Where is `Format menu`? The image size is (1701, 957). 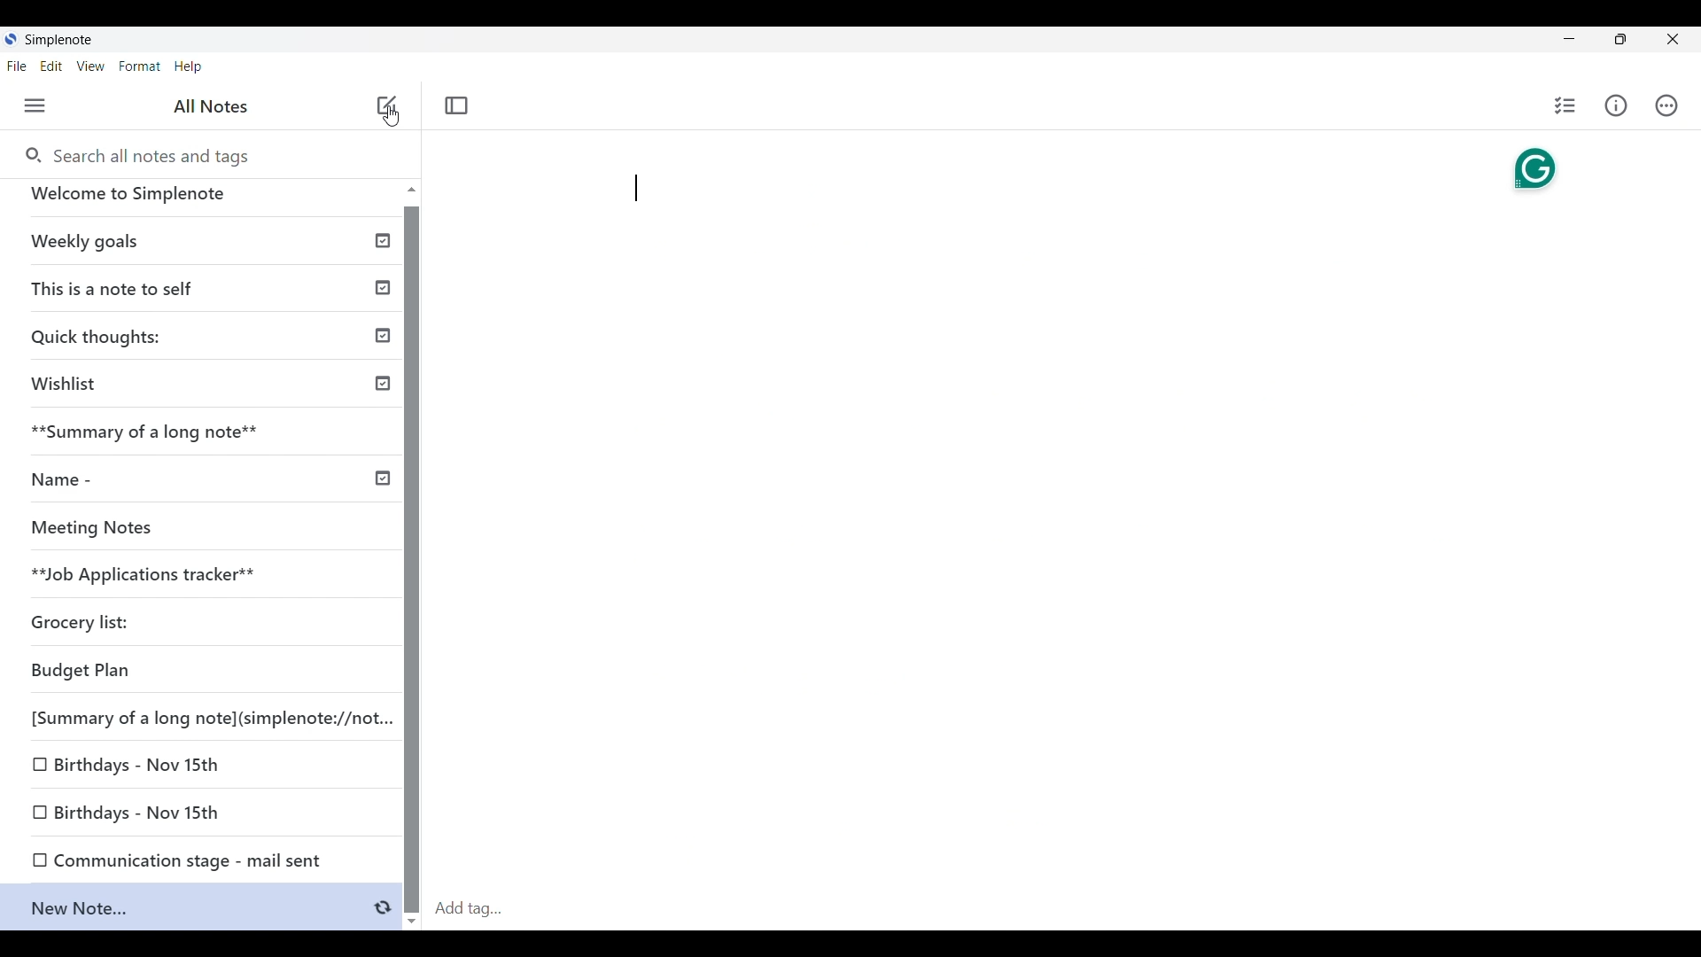 Format menu is located at coordinates (140, 66).